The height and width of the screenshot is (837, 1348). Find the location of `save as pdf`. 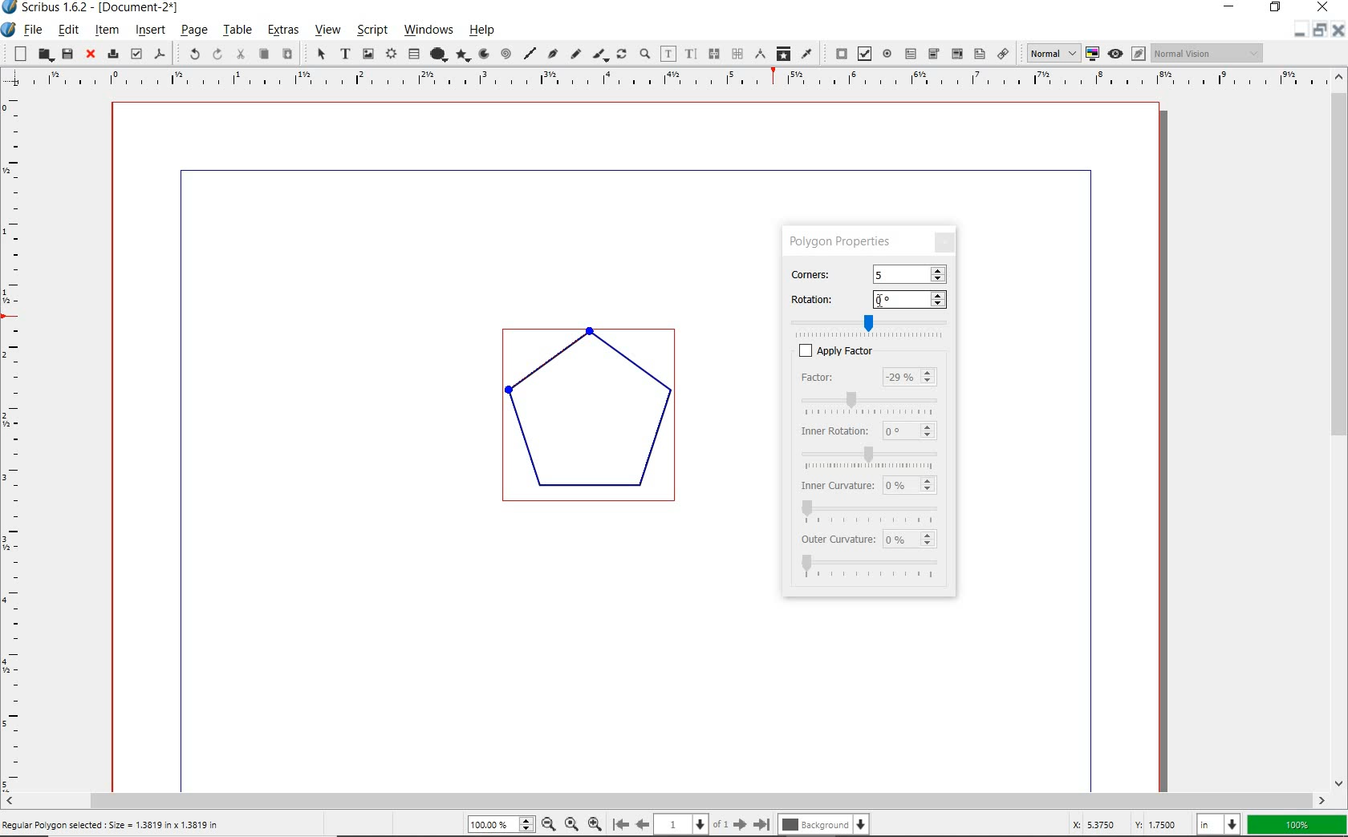

save as pdf is located at coordinates (160, 53).